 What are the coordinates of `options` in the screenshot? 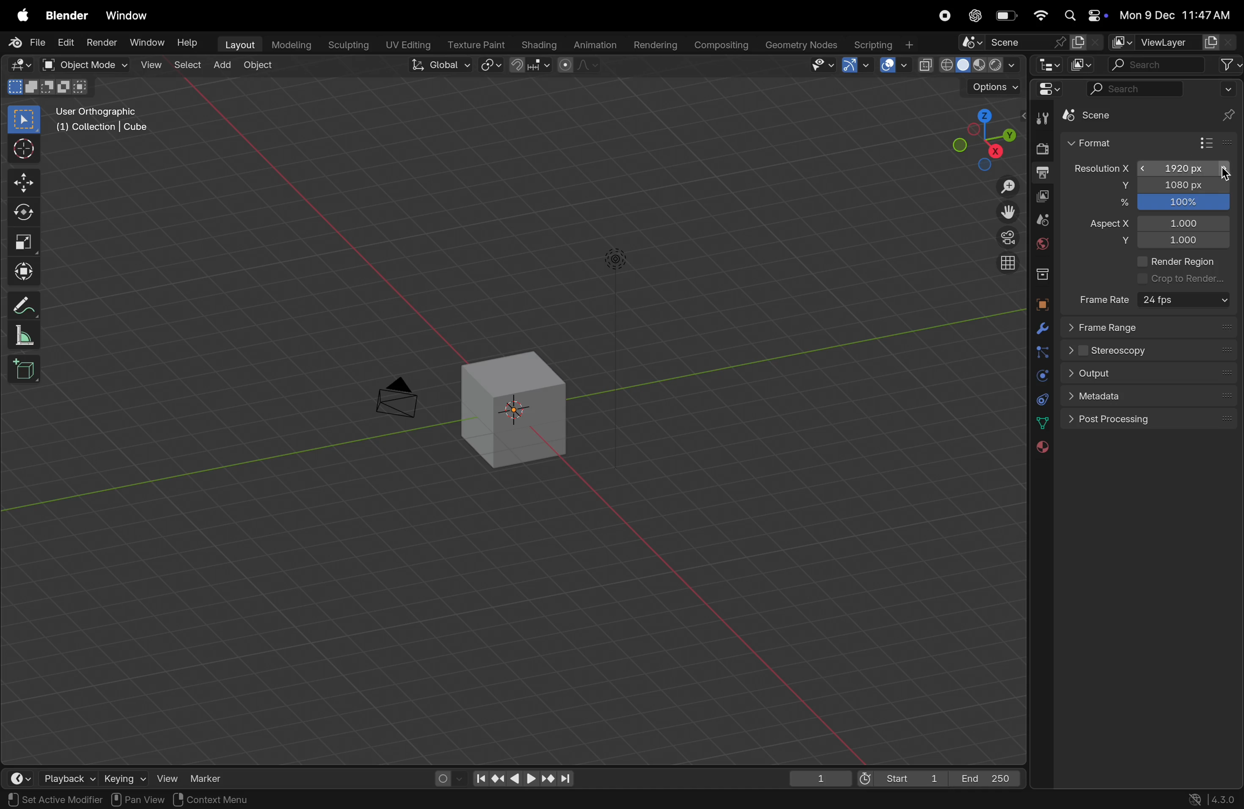 It's located at (988, 86).